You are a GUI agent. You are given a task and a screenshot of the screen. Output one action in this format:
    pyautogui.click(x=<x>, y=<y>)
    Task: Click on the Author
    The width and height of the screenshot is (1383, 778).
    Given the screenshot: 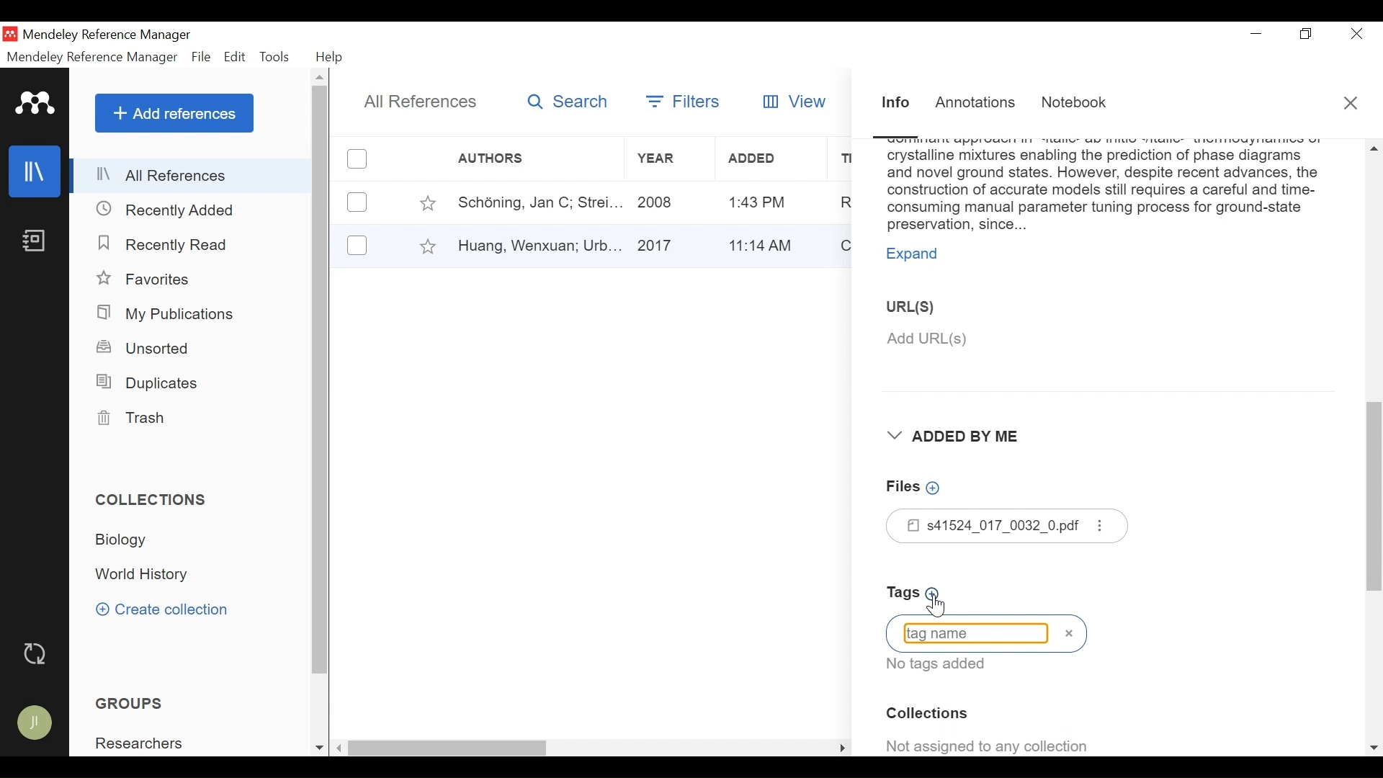 What is the action you would take?
    pyautogui.click(x=537, y=244)
    